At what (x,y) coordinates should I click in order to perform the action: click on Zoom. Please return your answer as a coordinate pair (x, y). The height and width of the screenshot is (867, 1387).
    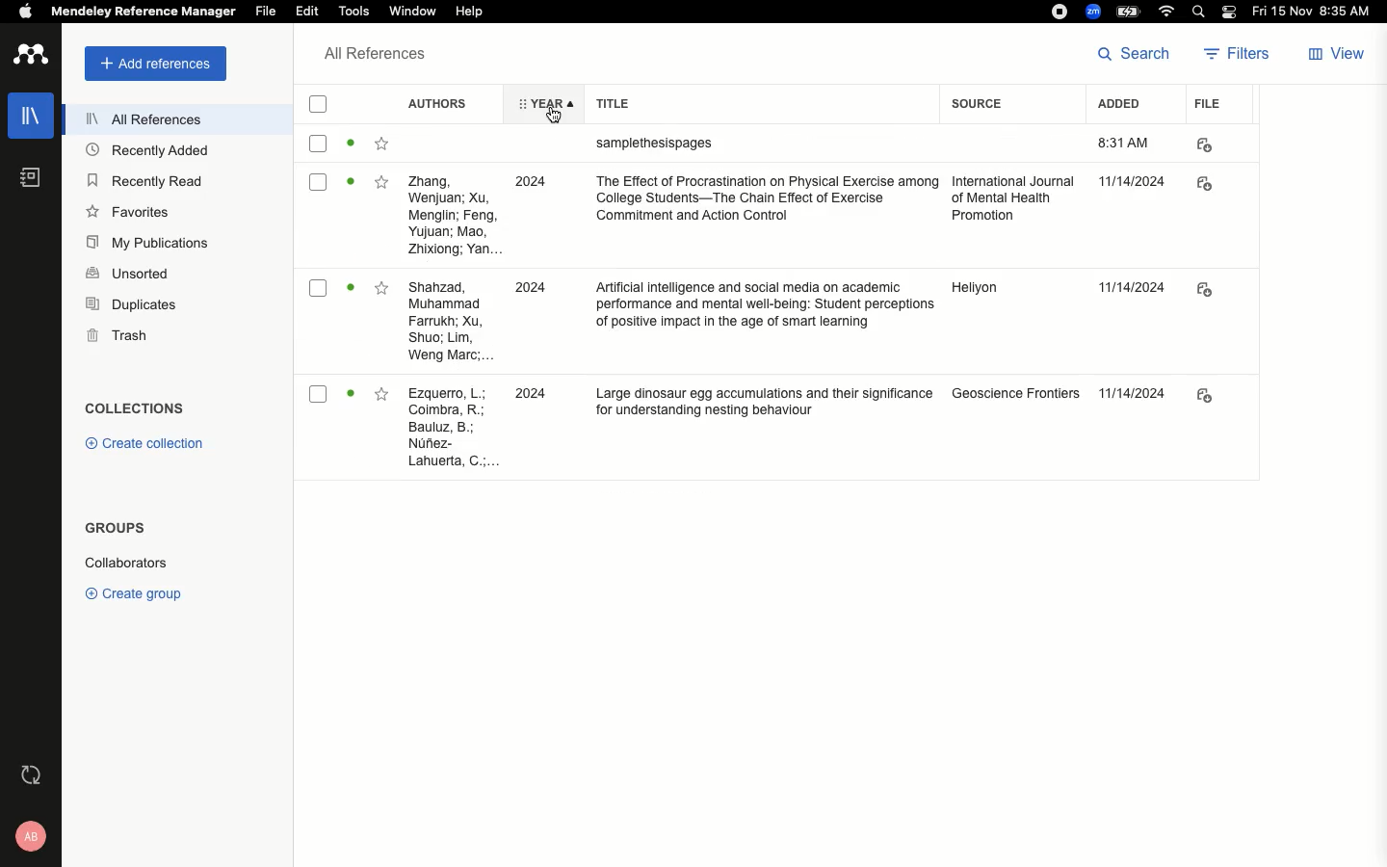
    Looking at the image, I should click on (1092, 12).